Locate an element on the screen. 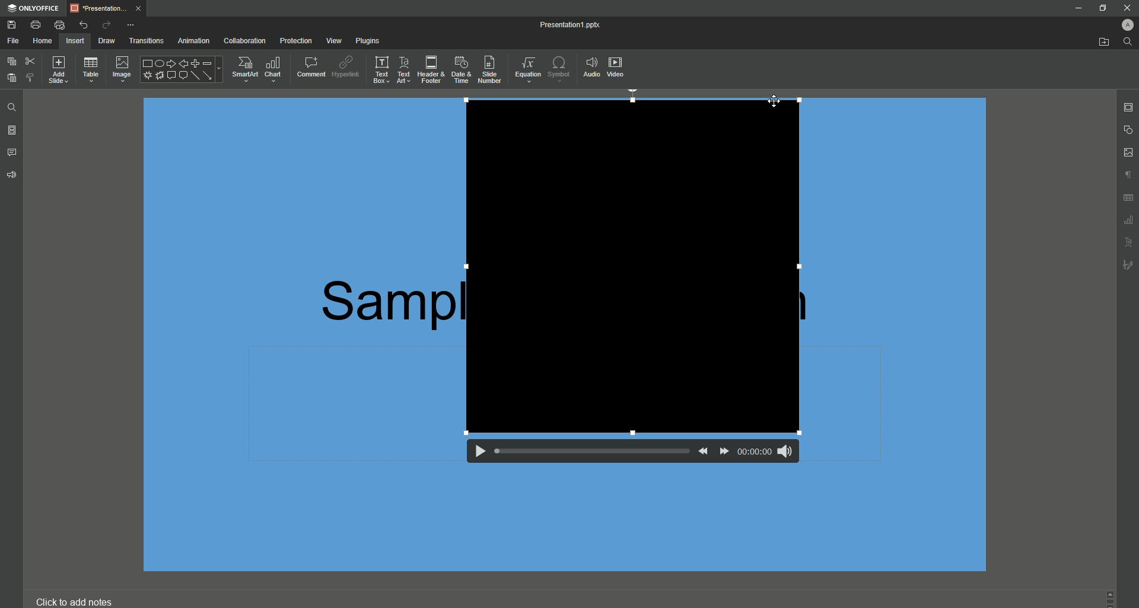 This screenshot has height=608, width=1139. Header and Footer is located at coordinates (431, 69).